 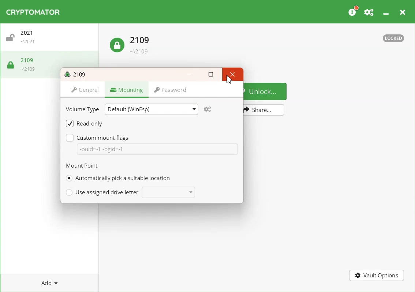 I want to click on Add, so click(x=50, y=283).